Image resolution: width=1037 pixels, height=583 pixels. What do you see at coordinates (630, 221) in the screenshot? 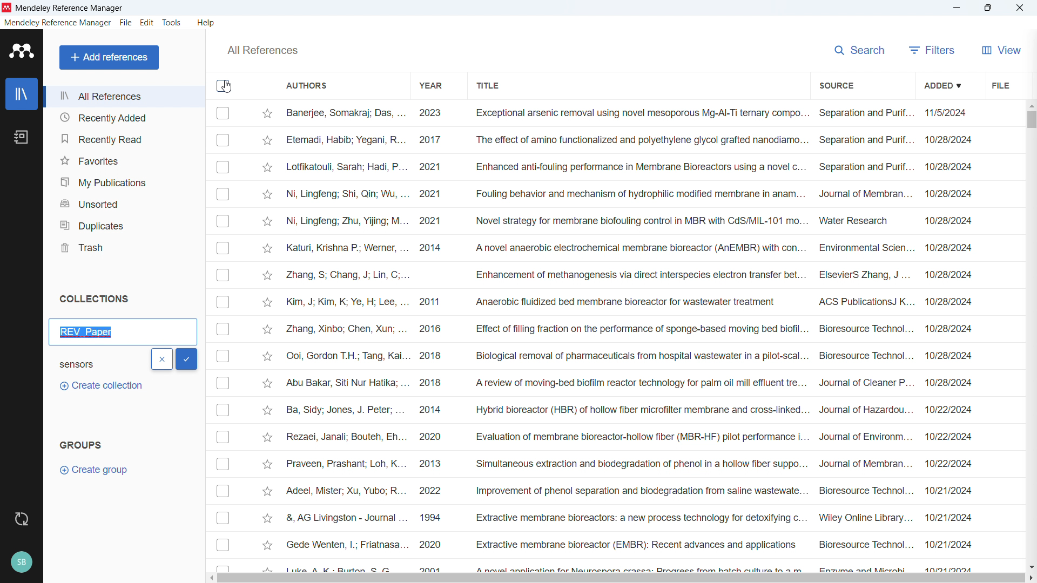
I see `Ni, Lingfeng; Zhu, Yijing; M... 2021 Novel strategy for membrane biofouling control in MBR with CdS/MIL-101 mo... Water Research 10/28/2024` at bounding box center [630, 221].